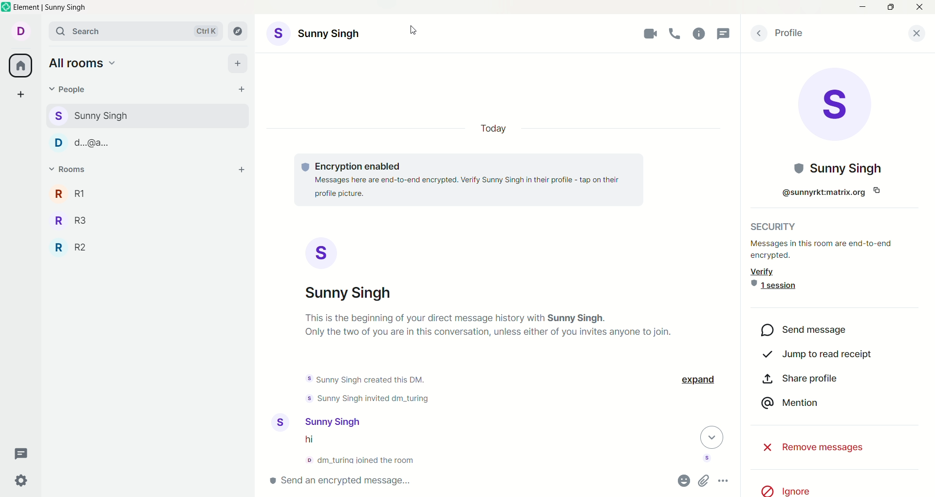 This screenshot has height=497, width=935. I want to click on close, so click(919, 7).